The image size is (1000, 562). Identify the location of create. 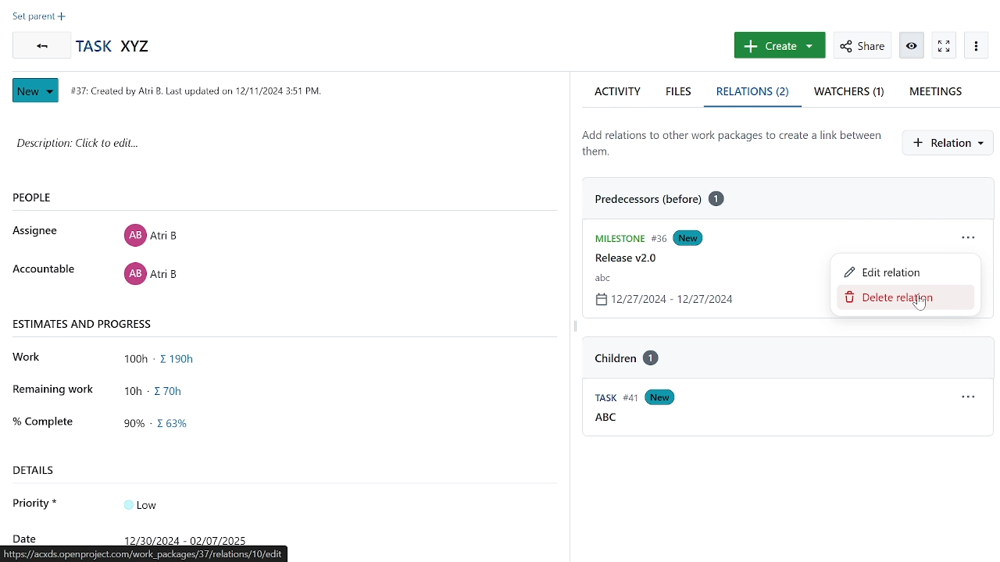
(778, 45).